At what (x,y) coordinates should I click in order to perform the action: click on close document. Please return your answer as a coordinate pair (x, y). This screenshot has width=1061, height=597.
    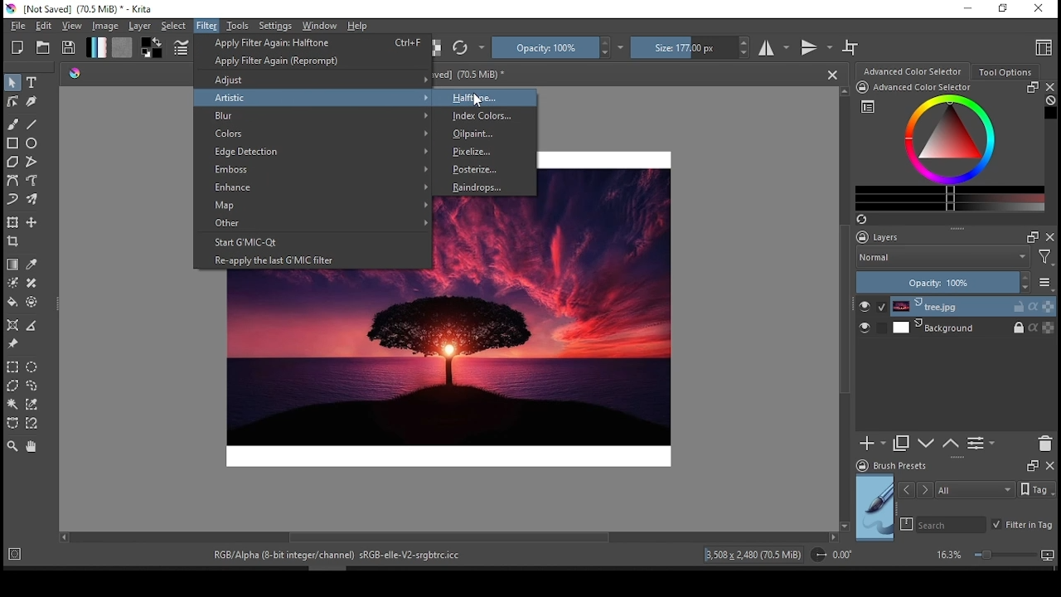
    Looking at the image, I should click on (833, 74).